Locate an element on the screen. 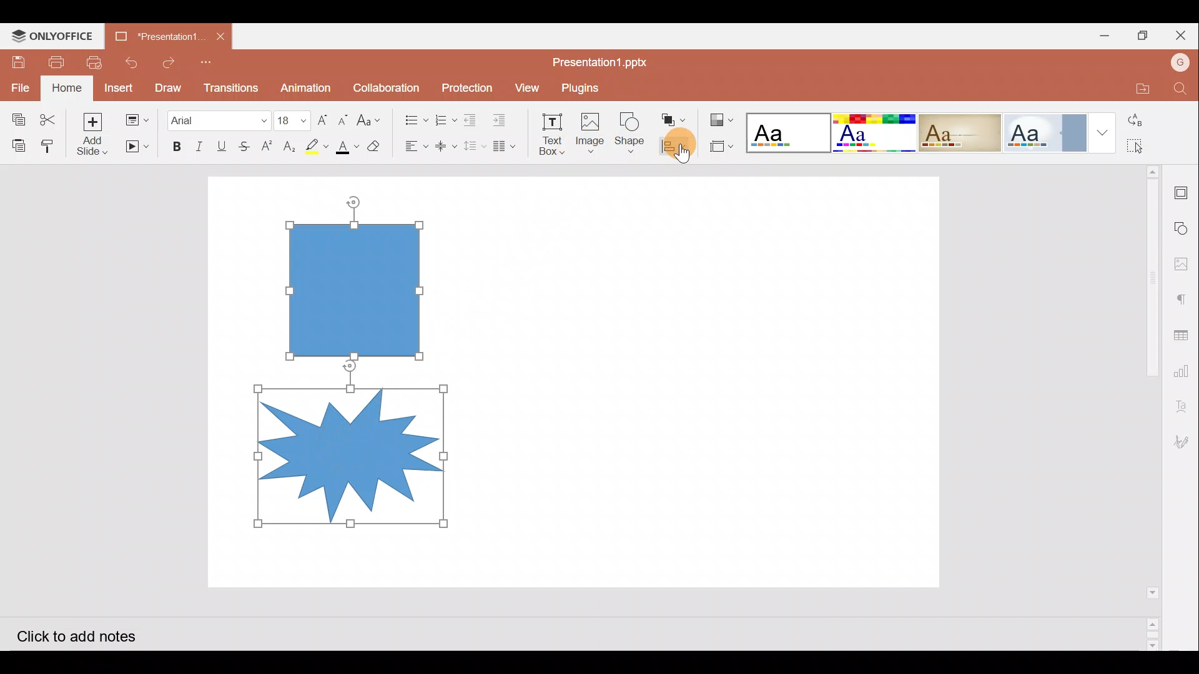 This screenshot has width=1199, height=674. Add slide is located at coordinates (92, 133).